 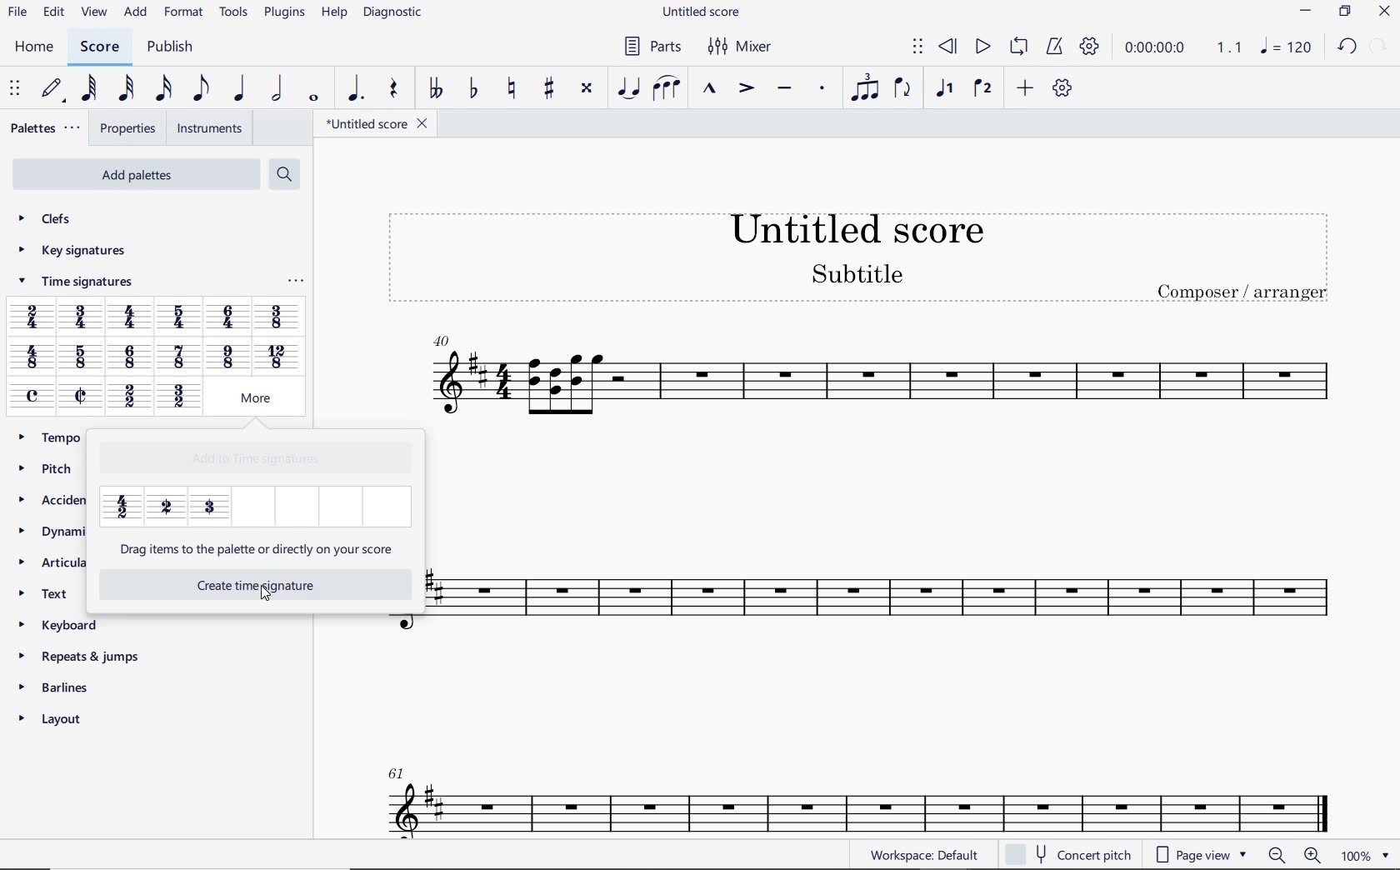 What do you see at coordinates (514, 89) in the screenshot?
I see `TOGGLE NATURAL` at bounding box center [514, 89].